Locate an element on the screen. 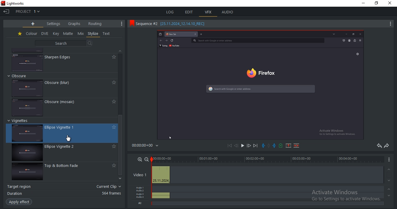 The image size is (397, 209). Video clip details is located at coordinates (161, 175).